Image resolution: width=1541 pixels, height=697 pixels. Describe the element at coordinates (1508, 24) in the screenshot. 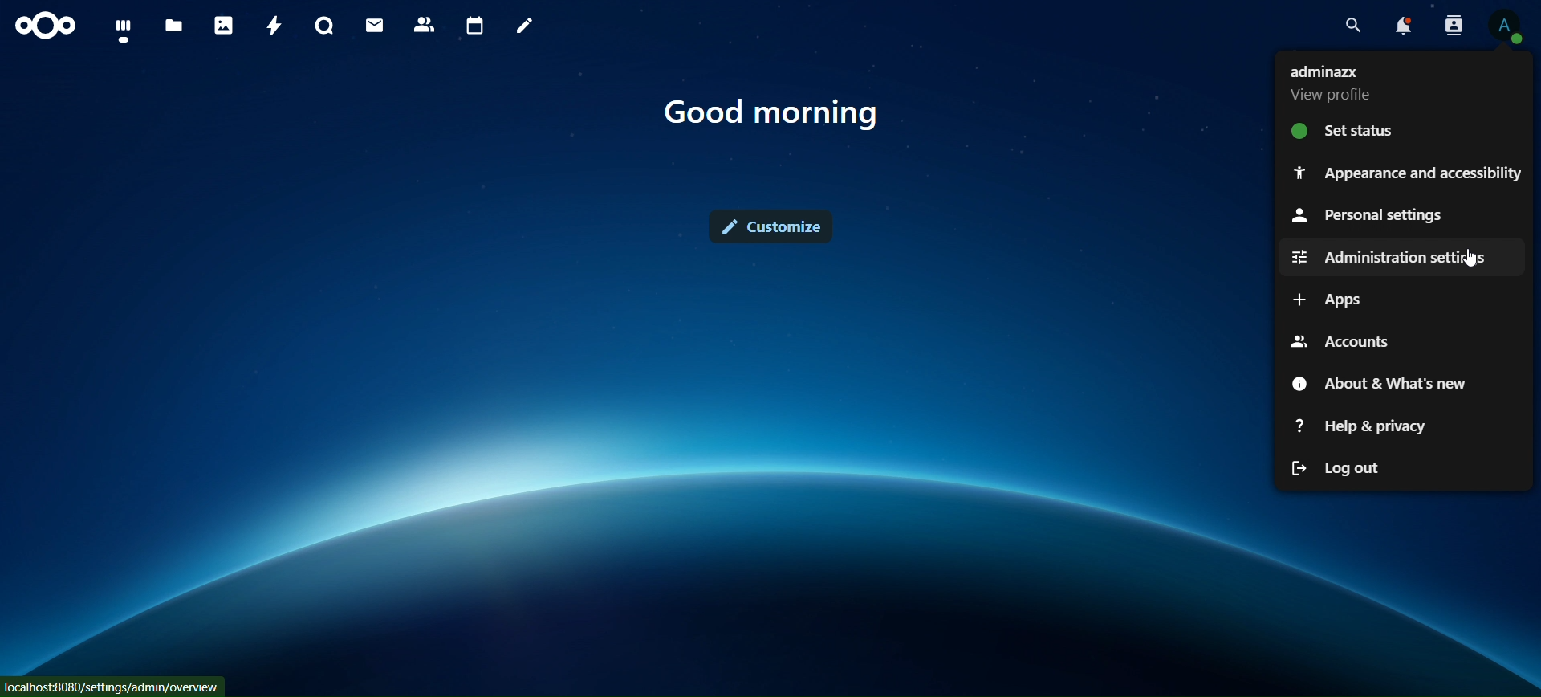

I see `view profile` at that location.